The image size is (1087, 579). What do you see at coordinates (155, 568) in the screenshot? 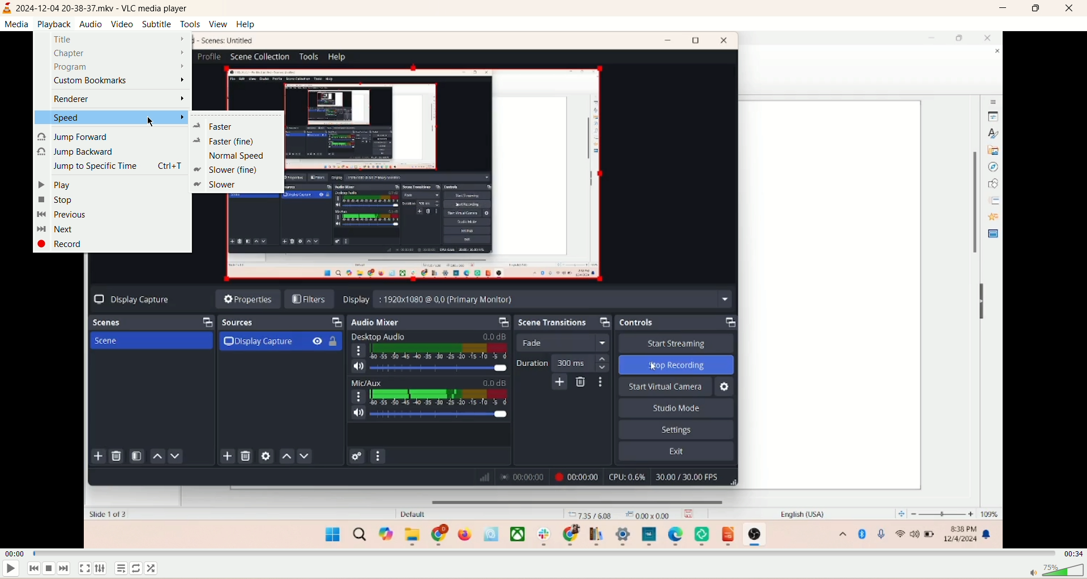
I see `shuffle` at bounding box center [155, 568].